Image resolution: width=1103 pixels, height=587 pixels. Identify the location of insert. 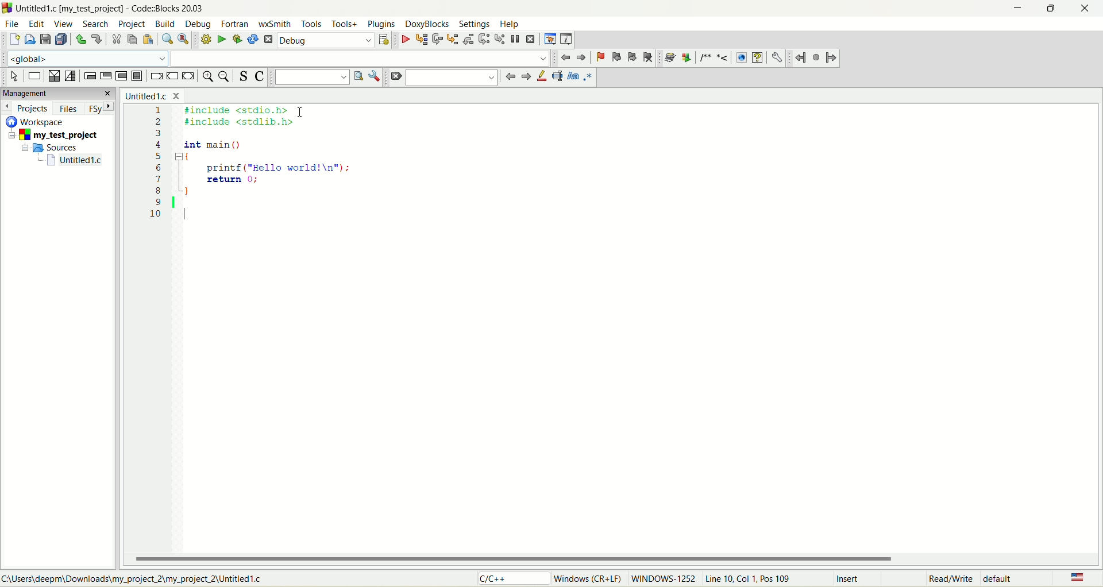
(844, 578).